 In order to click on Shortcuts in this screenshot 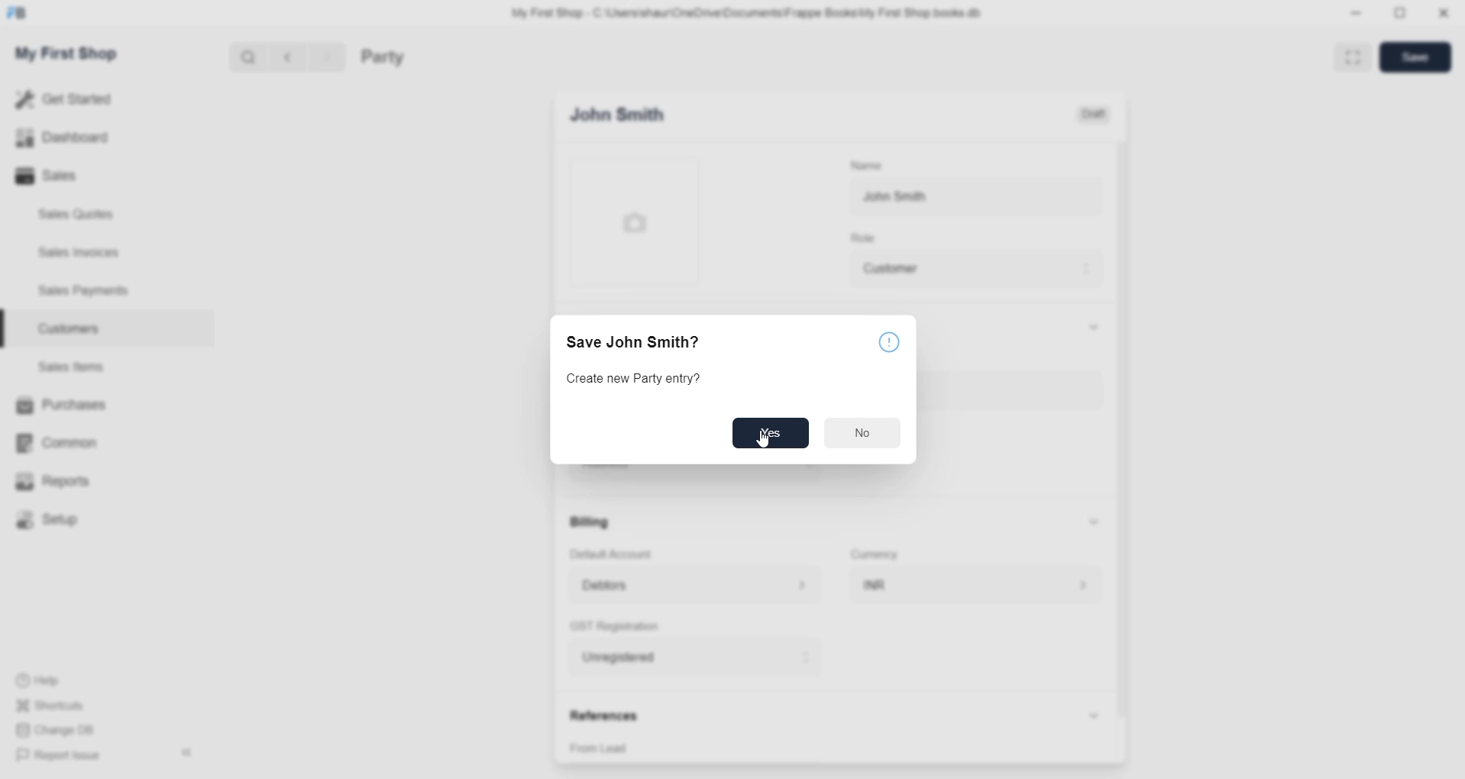, I will do `click(51, 705)`.